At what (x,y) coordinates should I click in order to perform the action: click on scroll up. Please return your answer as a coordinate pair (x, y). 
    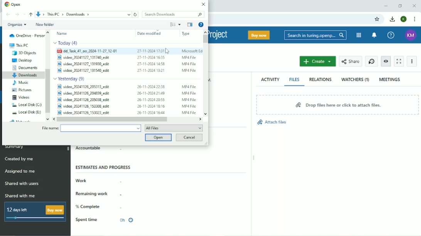
    Looking at the image, I should click on (48, 32).